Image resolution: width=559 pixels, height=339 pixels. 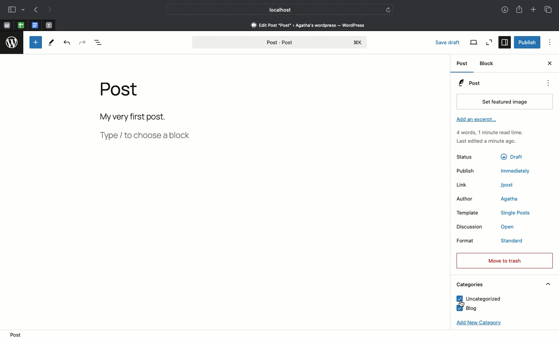 I want to click on Previous page, so click(x=36, y=10).